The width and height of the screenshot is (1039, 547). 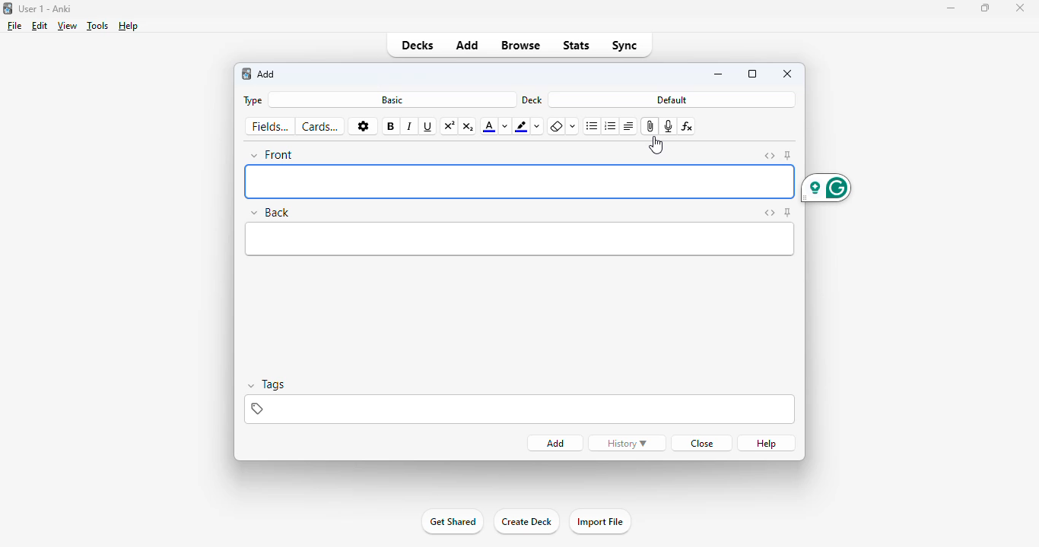 I want to click on attach pictures/audio/video, so click(x=650, y=127).